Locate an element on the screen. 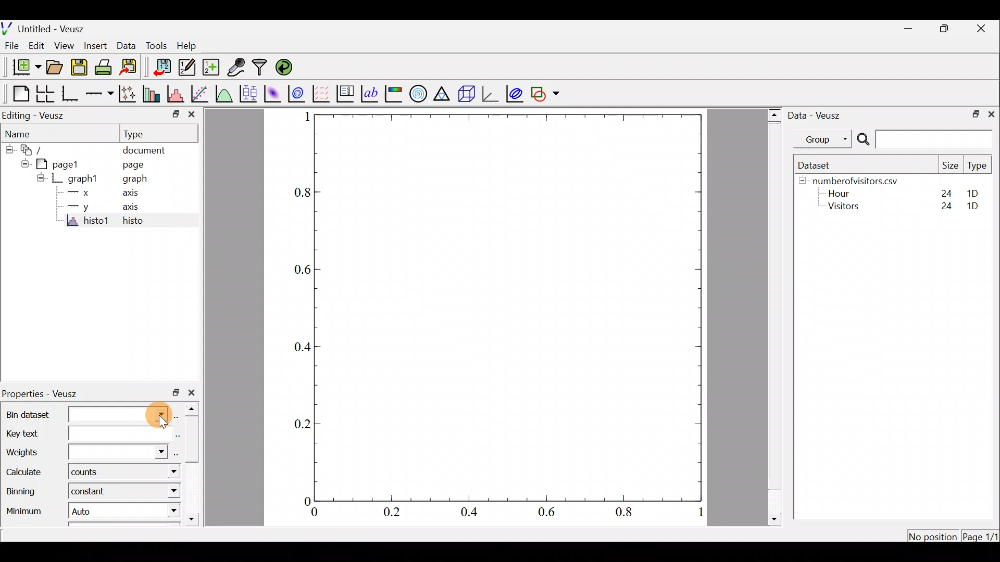  0 is located at coordinates (301, 502).